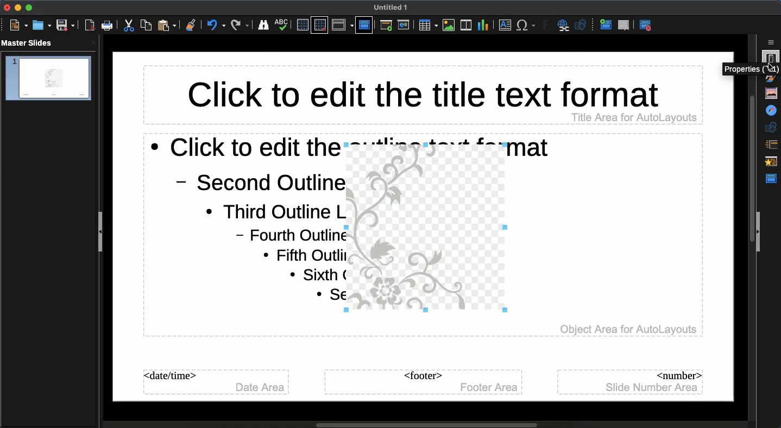 This screenshot has height=428, width=781. I want to click on Master slide text, so click(232, 237).